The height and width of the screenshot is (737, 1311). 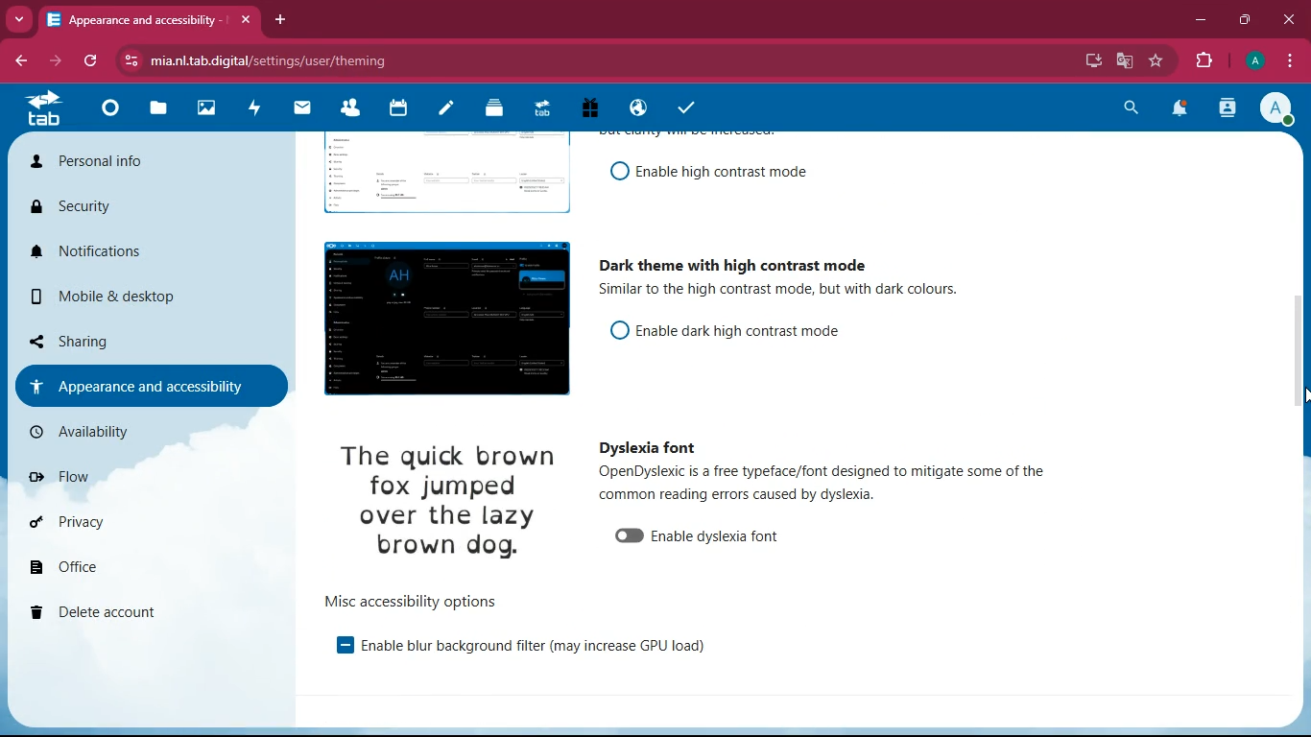 I want to click on notifications, so click(x=1182, y=109).